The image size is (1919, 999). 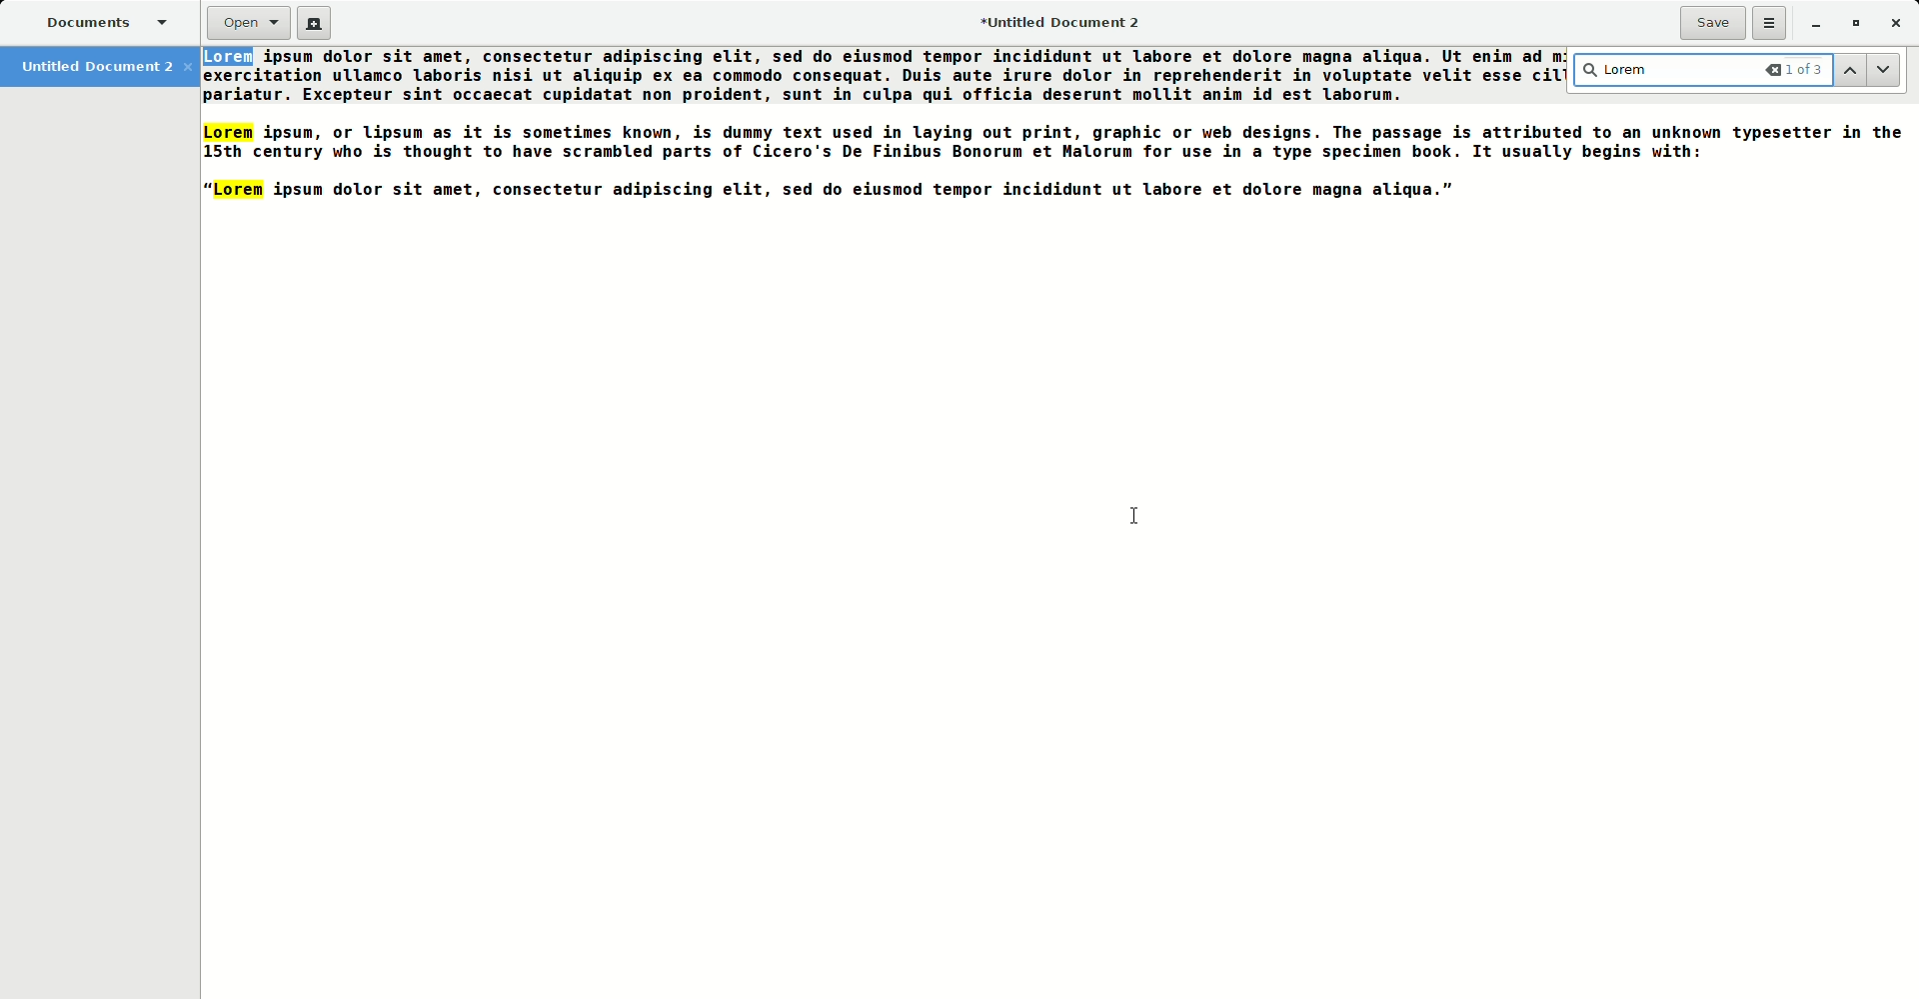 I want to click on Cursor, so click(x=1135, y=516).